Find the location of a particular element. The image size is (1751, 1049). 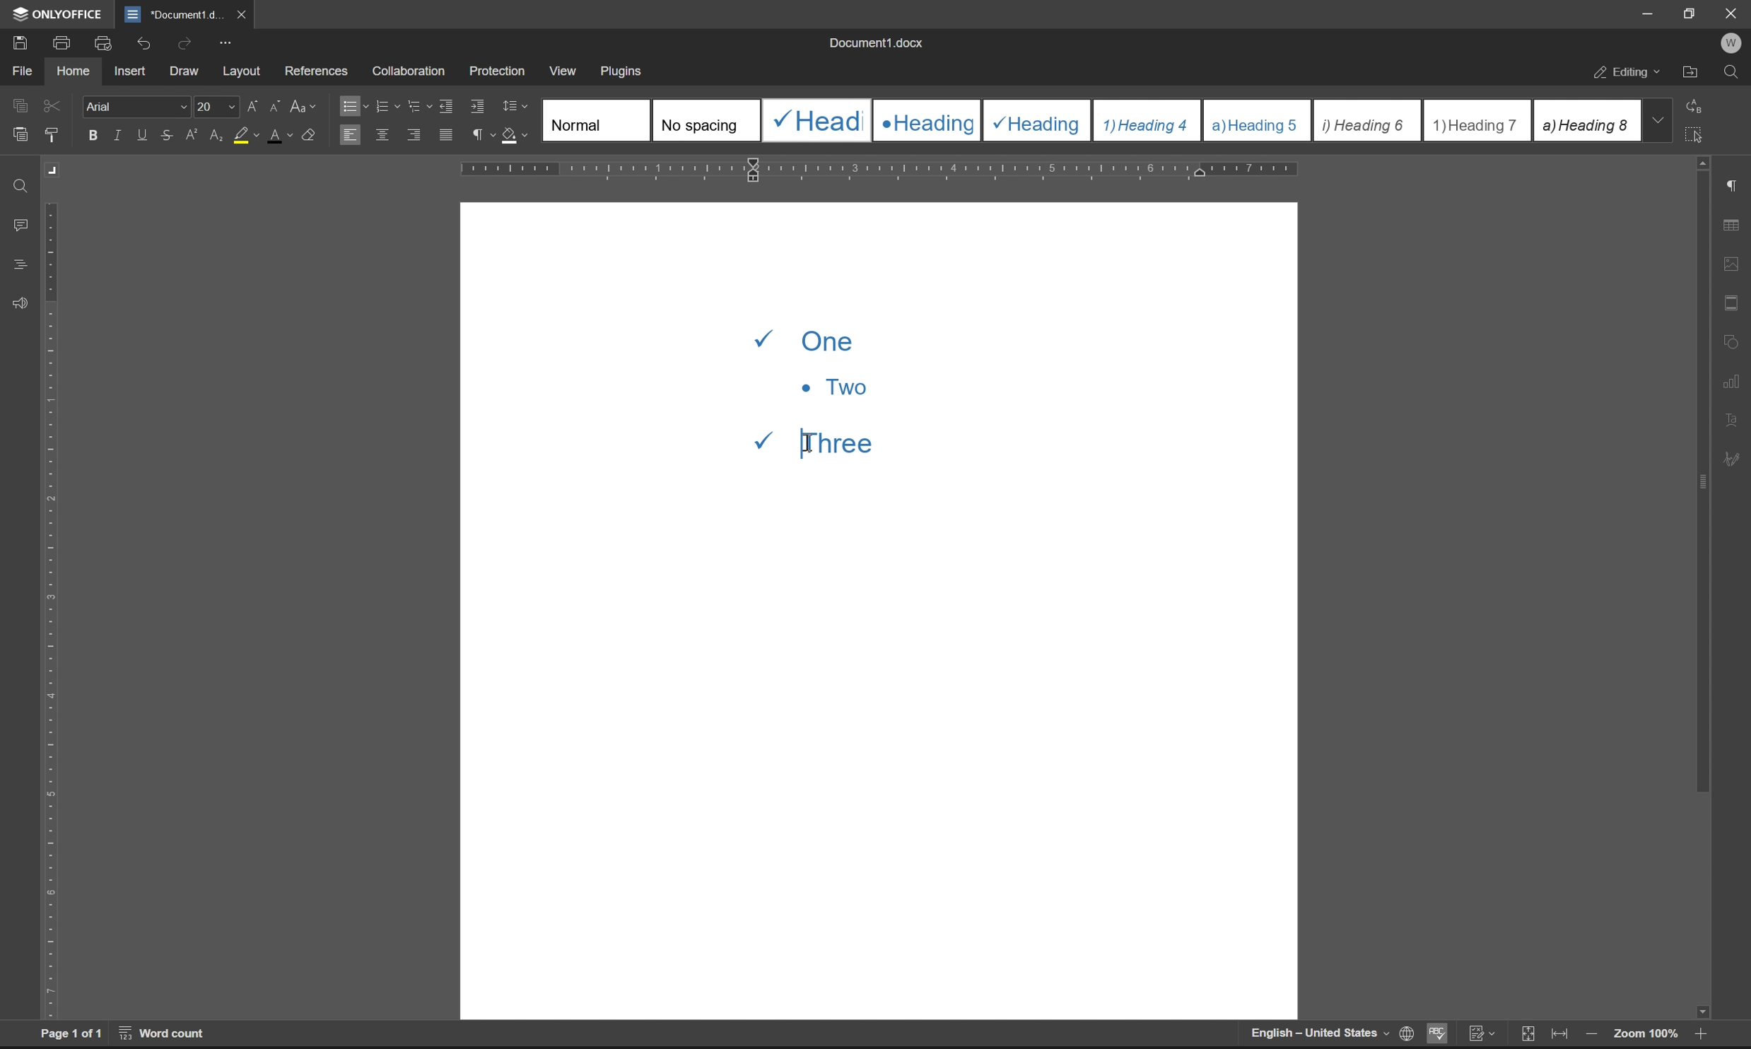

cut is located at coordinates (54, 105).